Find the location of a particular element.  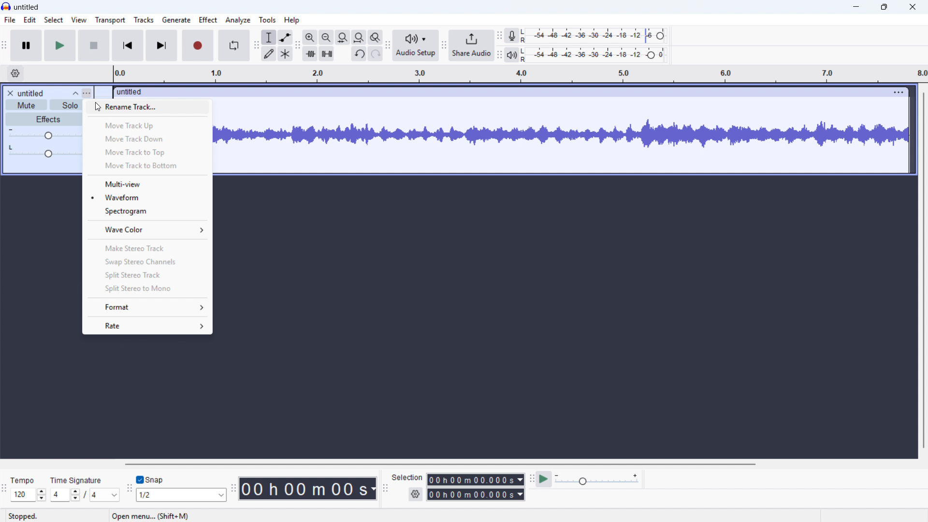

Draw tool  is located at coordinates (269, 54).